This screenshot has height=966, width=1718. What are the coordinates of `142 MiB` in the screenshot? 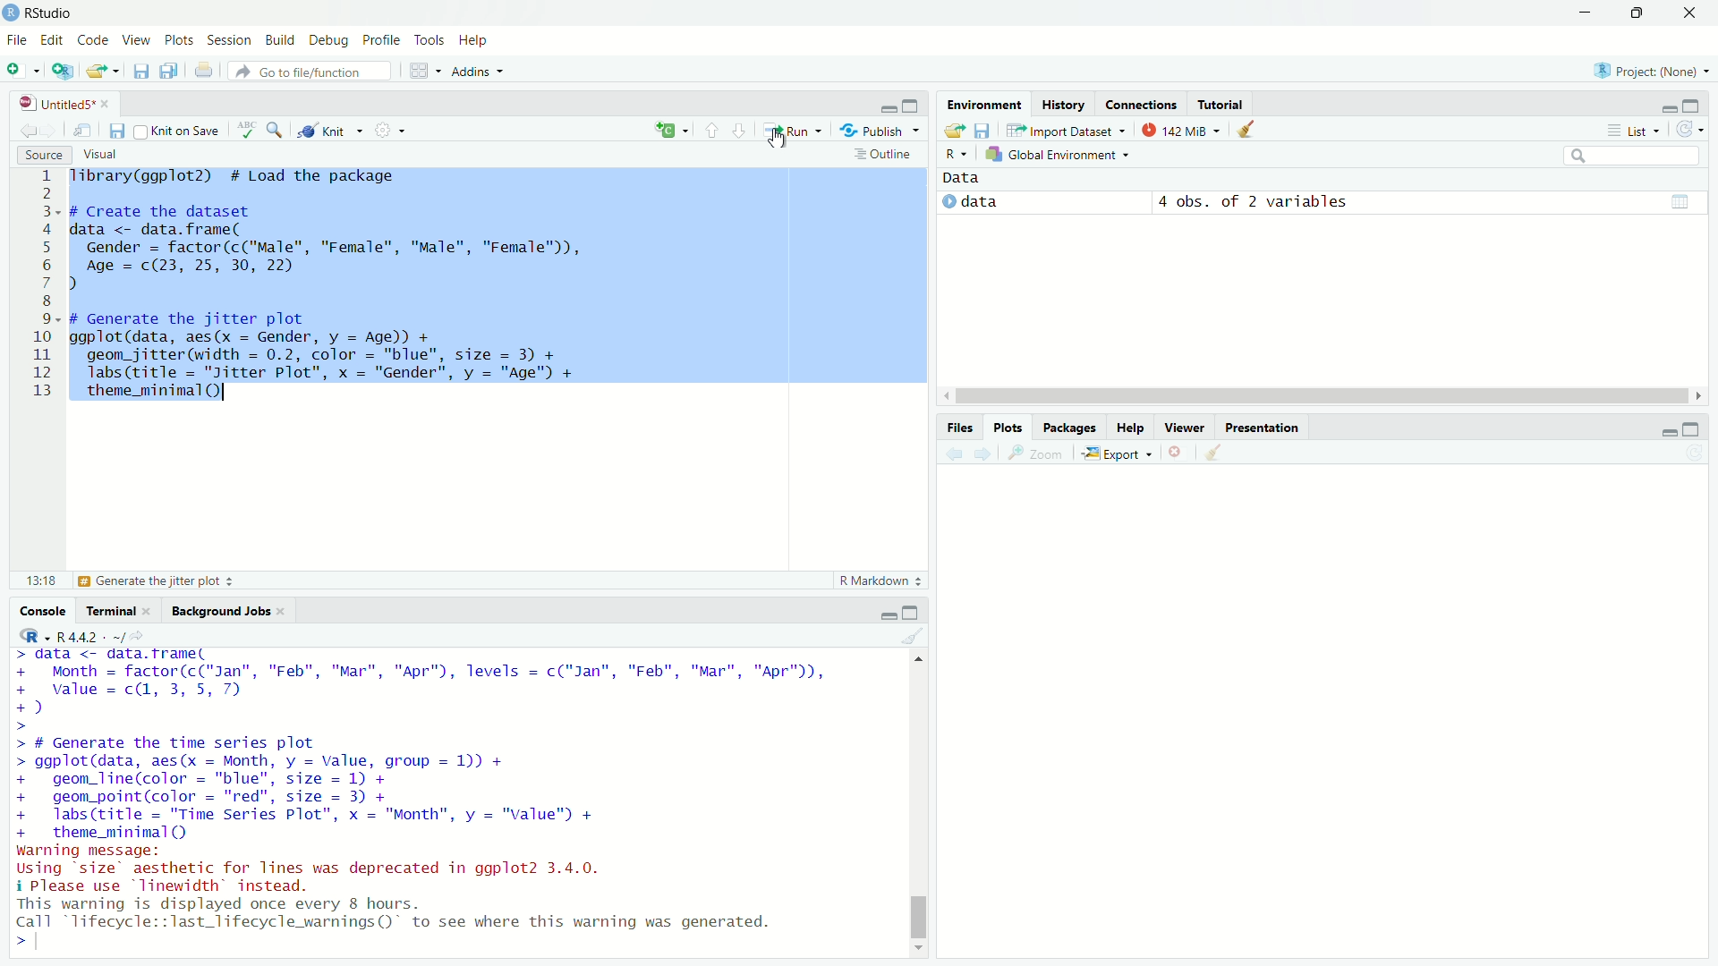 It's located at (1185, 131).